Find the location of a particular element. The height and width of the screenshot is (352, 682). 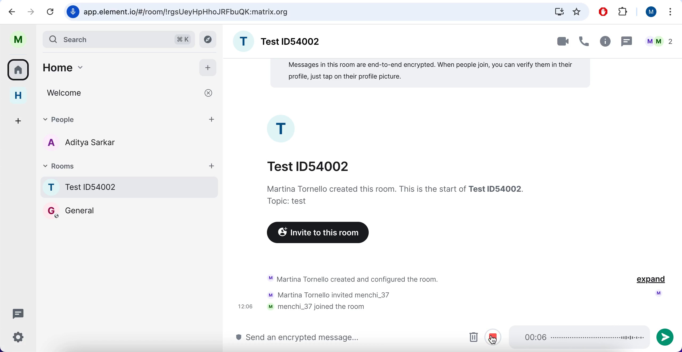

general is located at coordinates (70, 210).